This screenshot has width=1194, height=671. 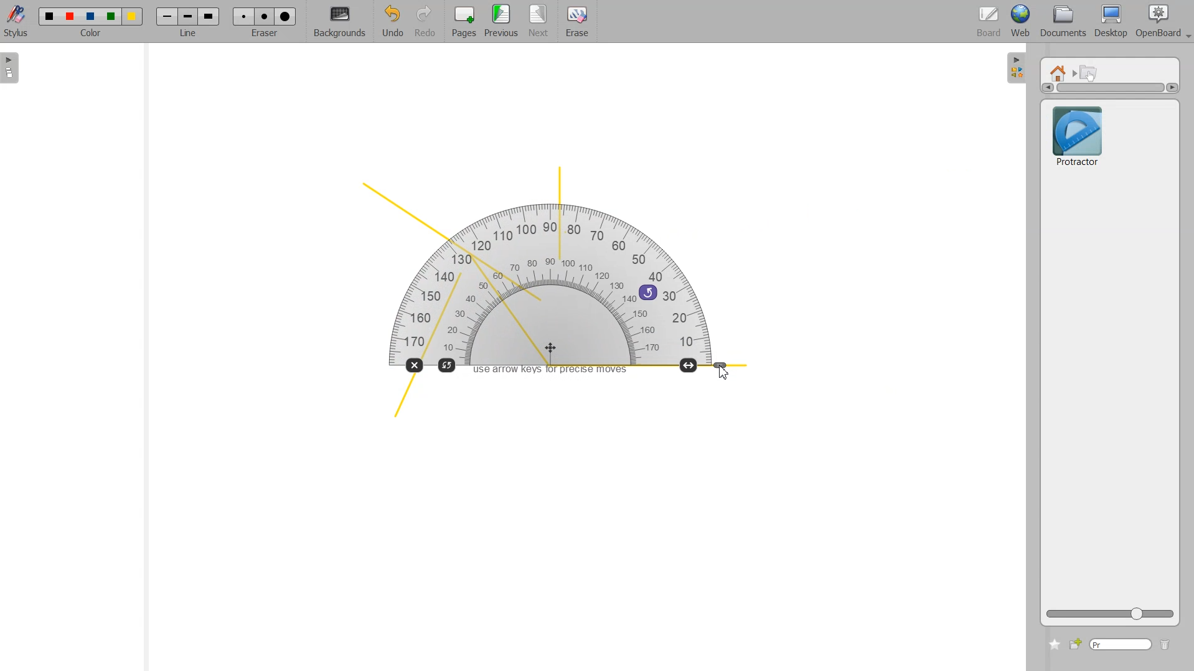 I want to click on Open Board, so click(x=1163, y=22).